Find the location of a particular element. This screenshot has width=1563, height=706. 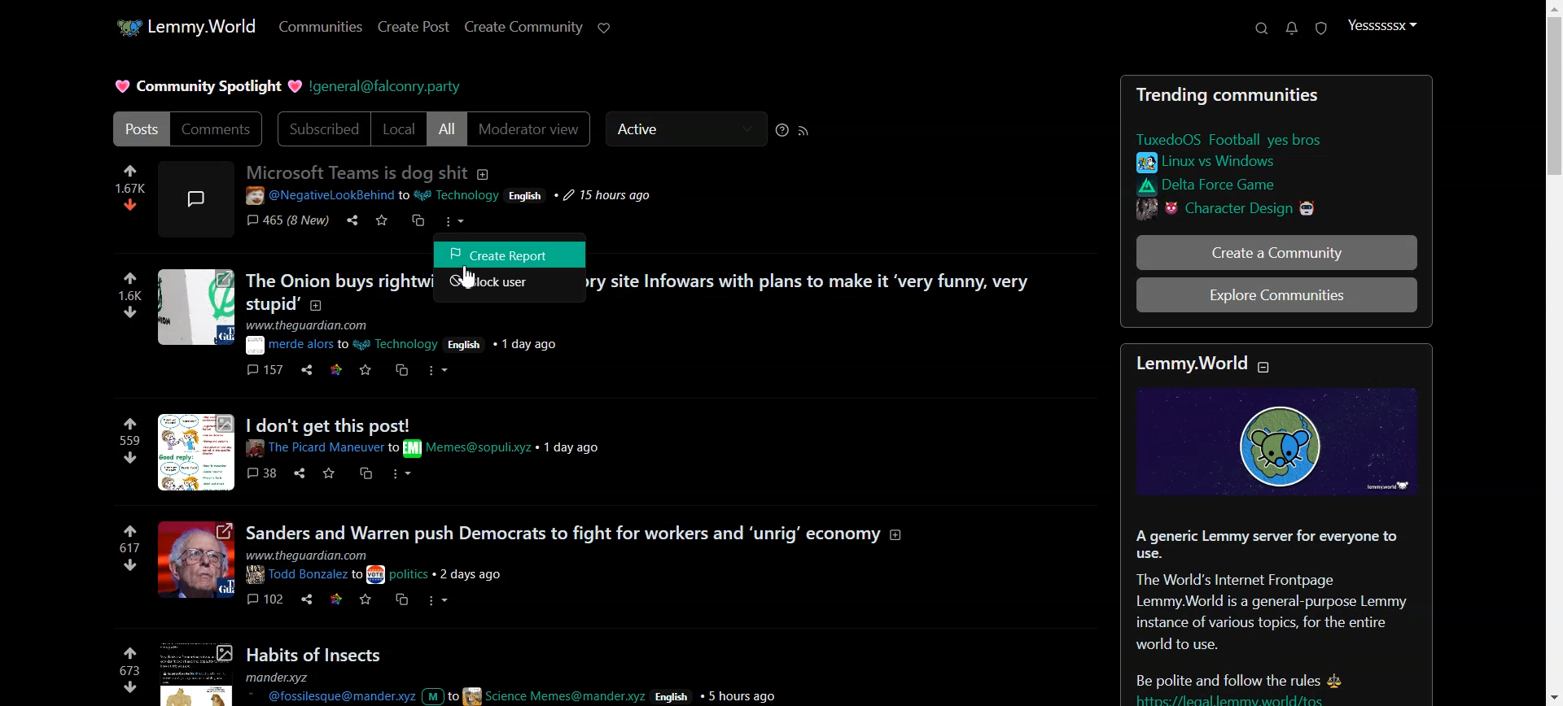

Cursor is located at coordinates (468, 277).